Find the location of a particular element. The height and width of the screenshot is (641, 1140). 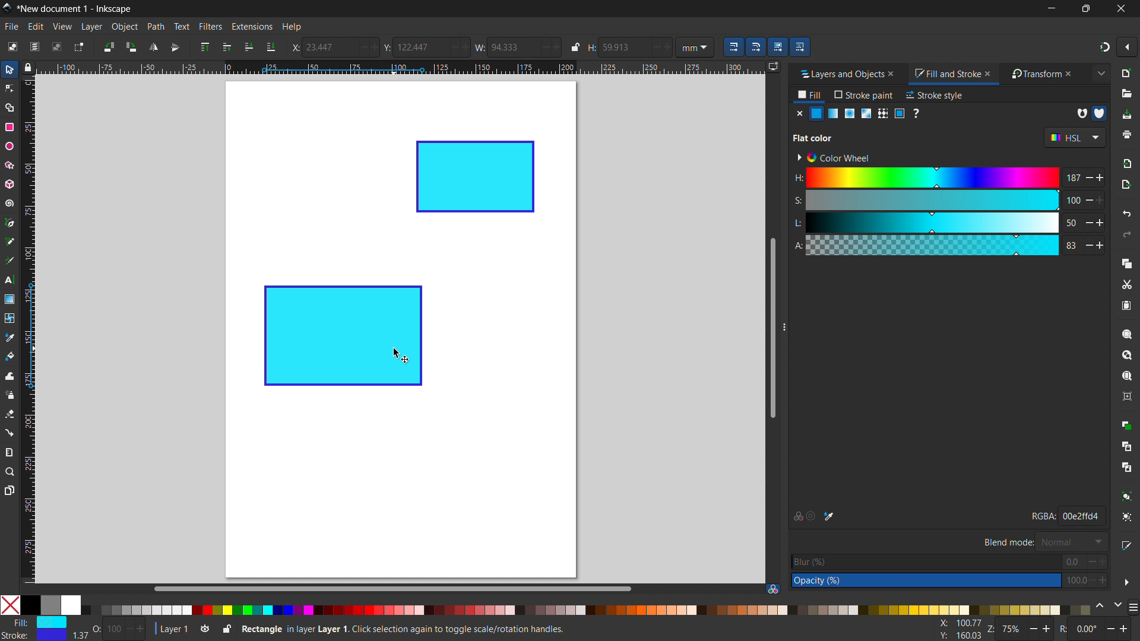

paste is located at coordinates (1126, 305).